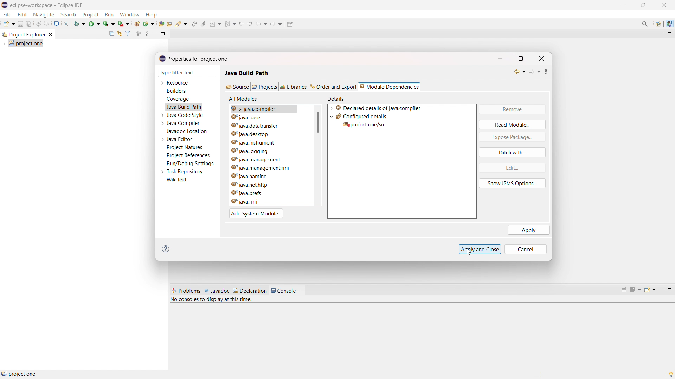 Image resolution: width=675 pixels, height=379 pixels. I want to click on project one, so click(19, 374).